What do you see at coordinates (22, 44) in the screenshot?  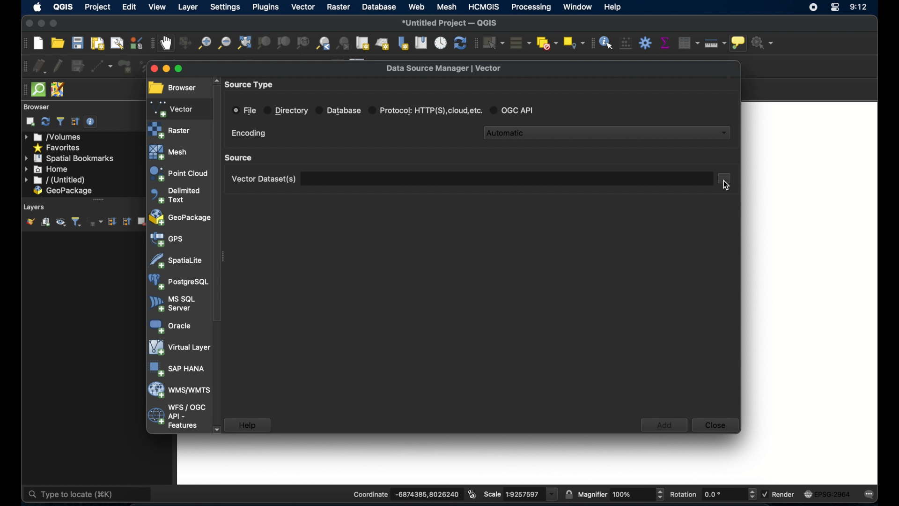 I see `project toolbar` at bounding box center [22, 44].